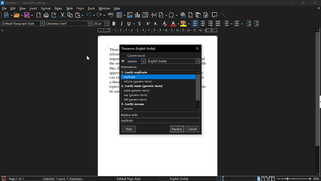 The width and height of the screenshot is (321, 181). I want to click on tools, so click(92, 9).